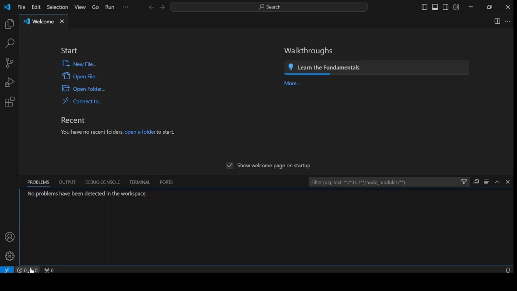 Image resolution: width=517 pixels, height=291 pixels. Describe the element at coordinates (10, 44) in the screenshot. I see `search` at that location.